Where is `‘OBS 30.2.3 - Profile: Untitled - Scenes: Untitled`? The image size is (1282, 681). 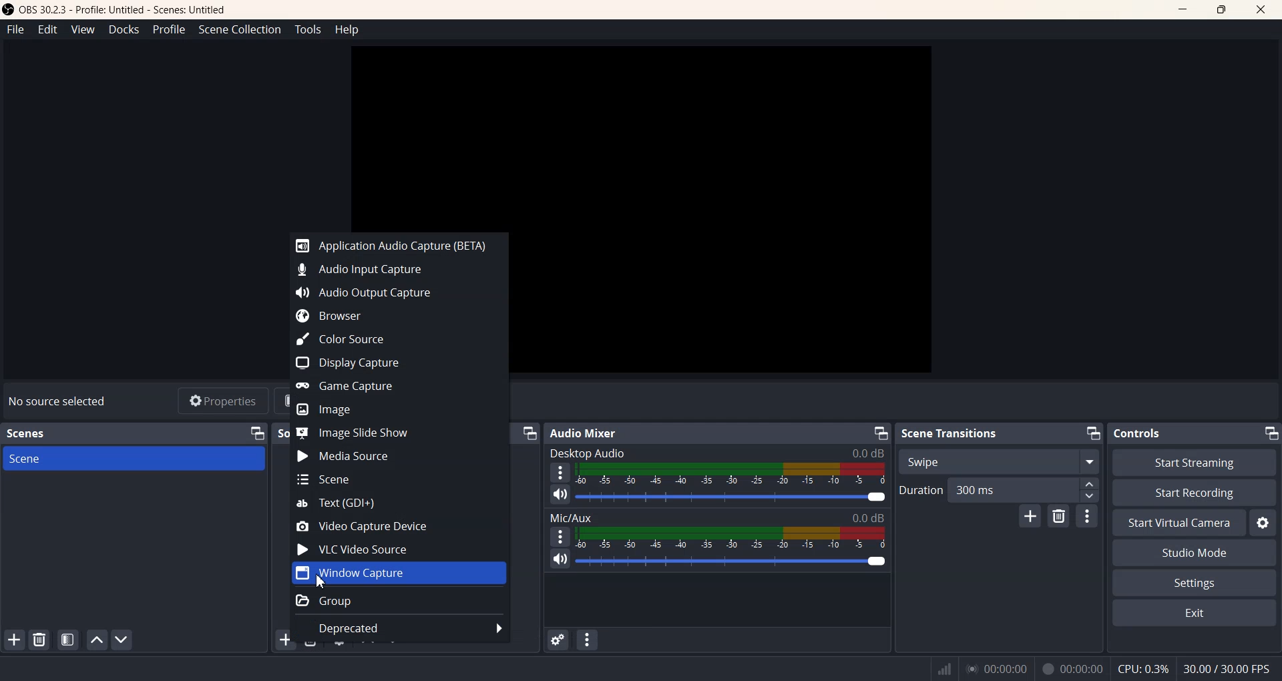 ‘OBS 30.2.3 - Profile: Untitled - Scenes: Untitled is located at coordinates (116, 9).